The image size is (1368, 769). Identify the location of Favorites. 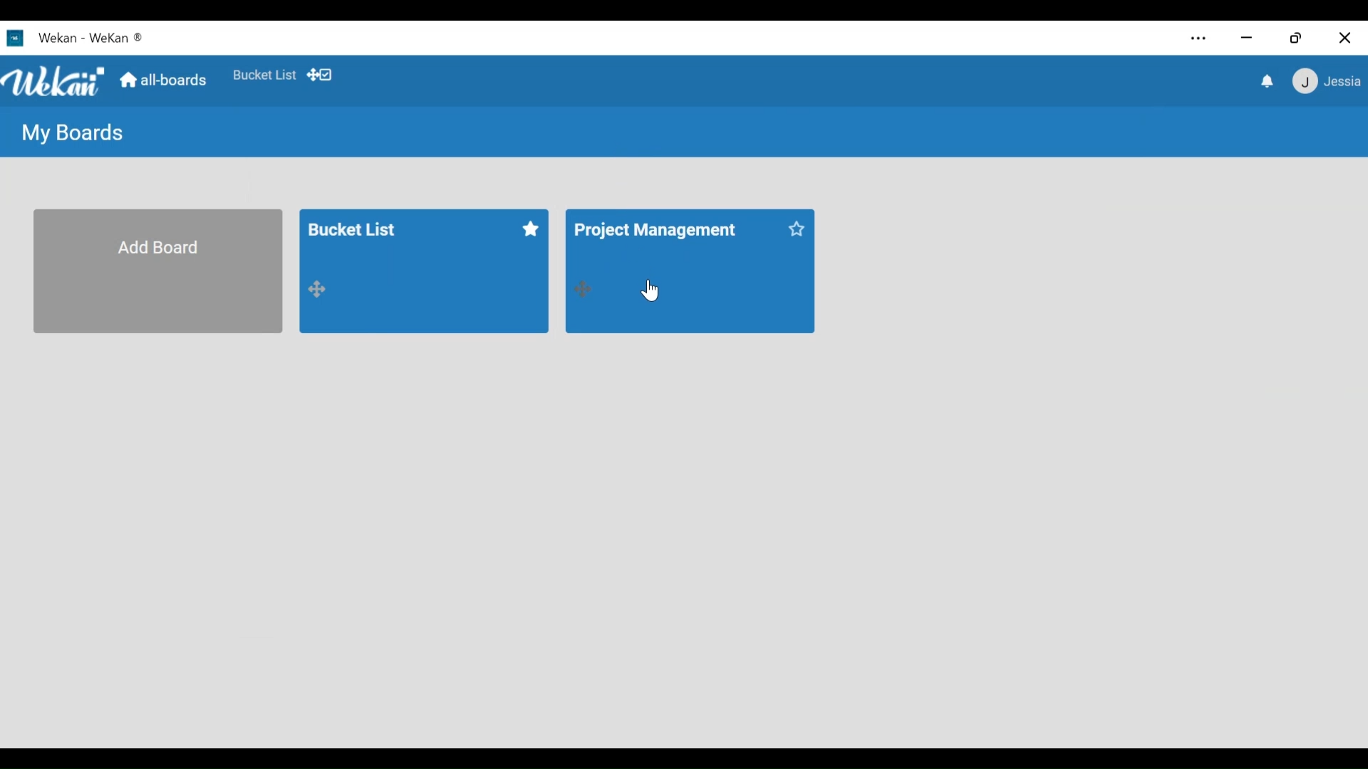
(262, 75).